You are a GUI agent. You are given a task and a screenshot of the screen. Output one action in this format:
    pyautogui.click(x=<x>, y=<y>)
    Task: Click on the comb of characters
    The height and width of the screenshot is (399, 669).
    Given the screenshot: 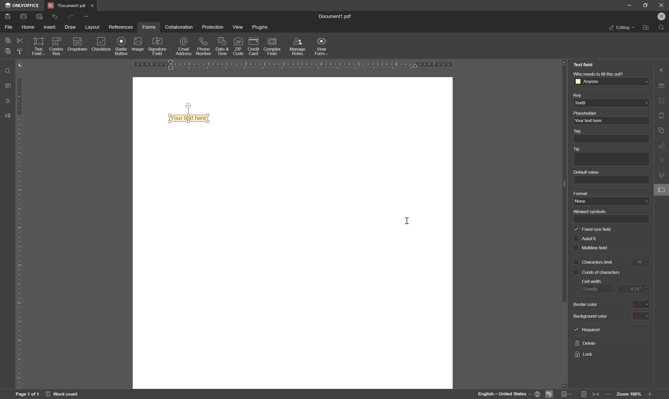 What is the action you would take?
    pyautogui.click(x=599, y=272)
    